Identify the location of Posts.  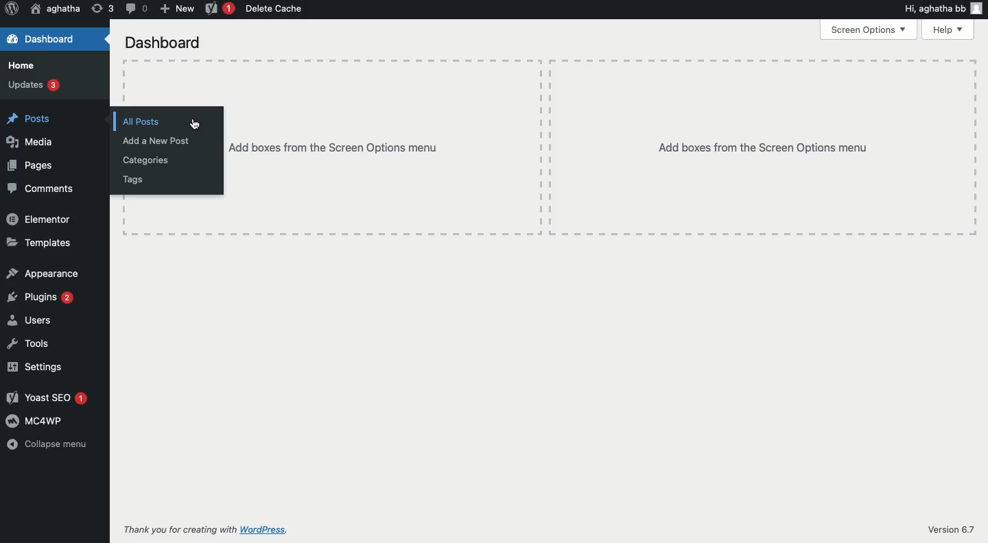
(27, 119).